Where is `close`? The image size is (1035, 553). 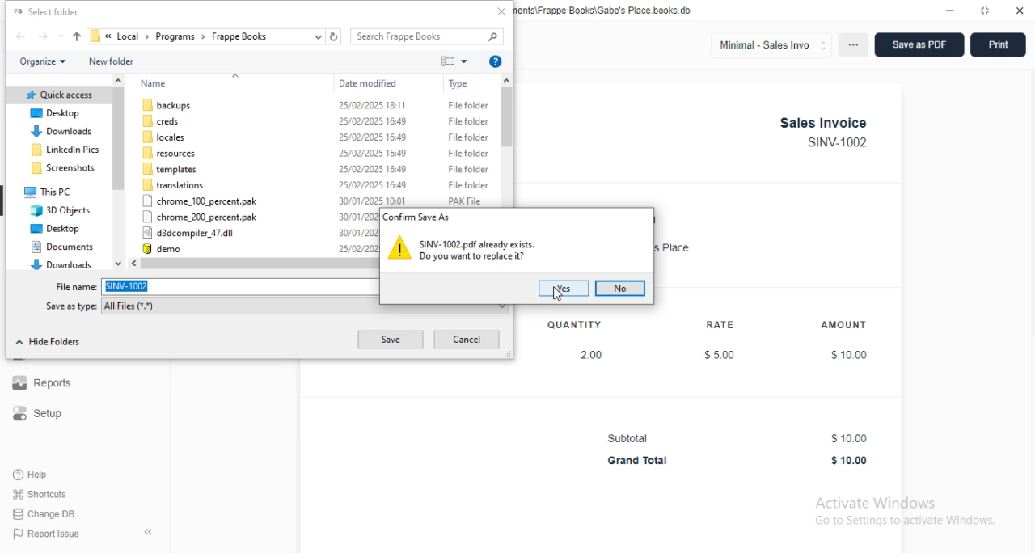
close is located at coordinates (1019, 10).